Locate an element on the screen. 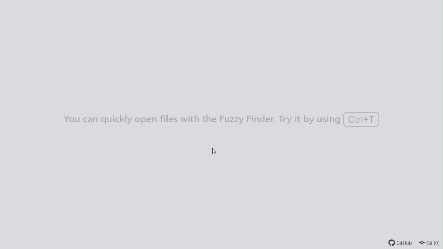 This screenshot has height=249, width=443. Git is located at coordinates (430, 243).